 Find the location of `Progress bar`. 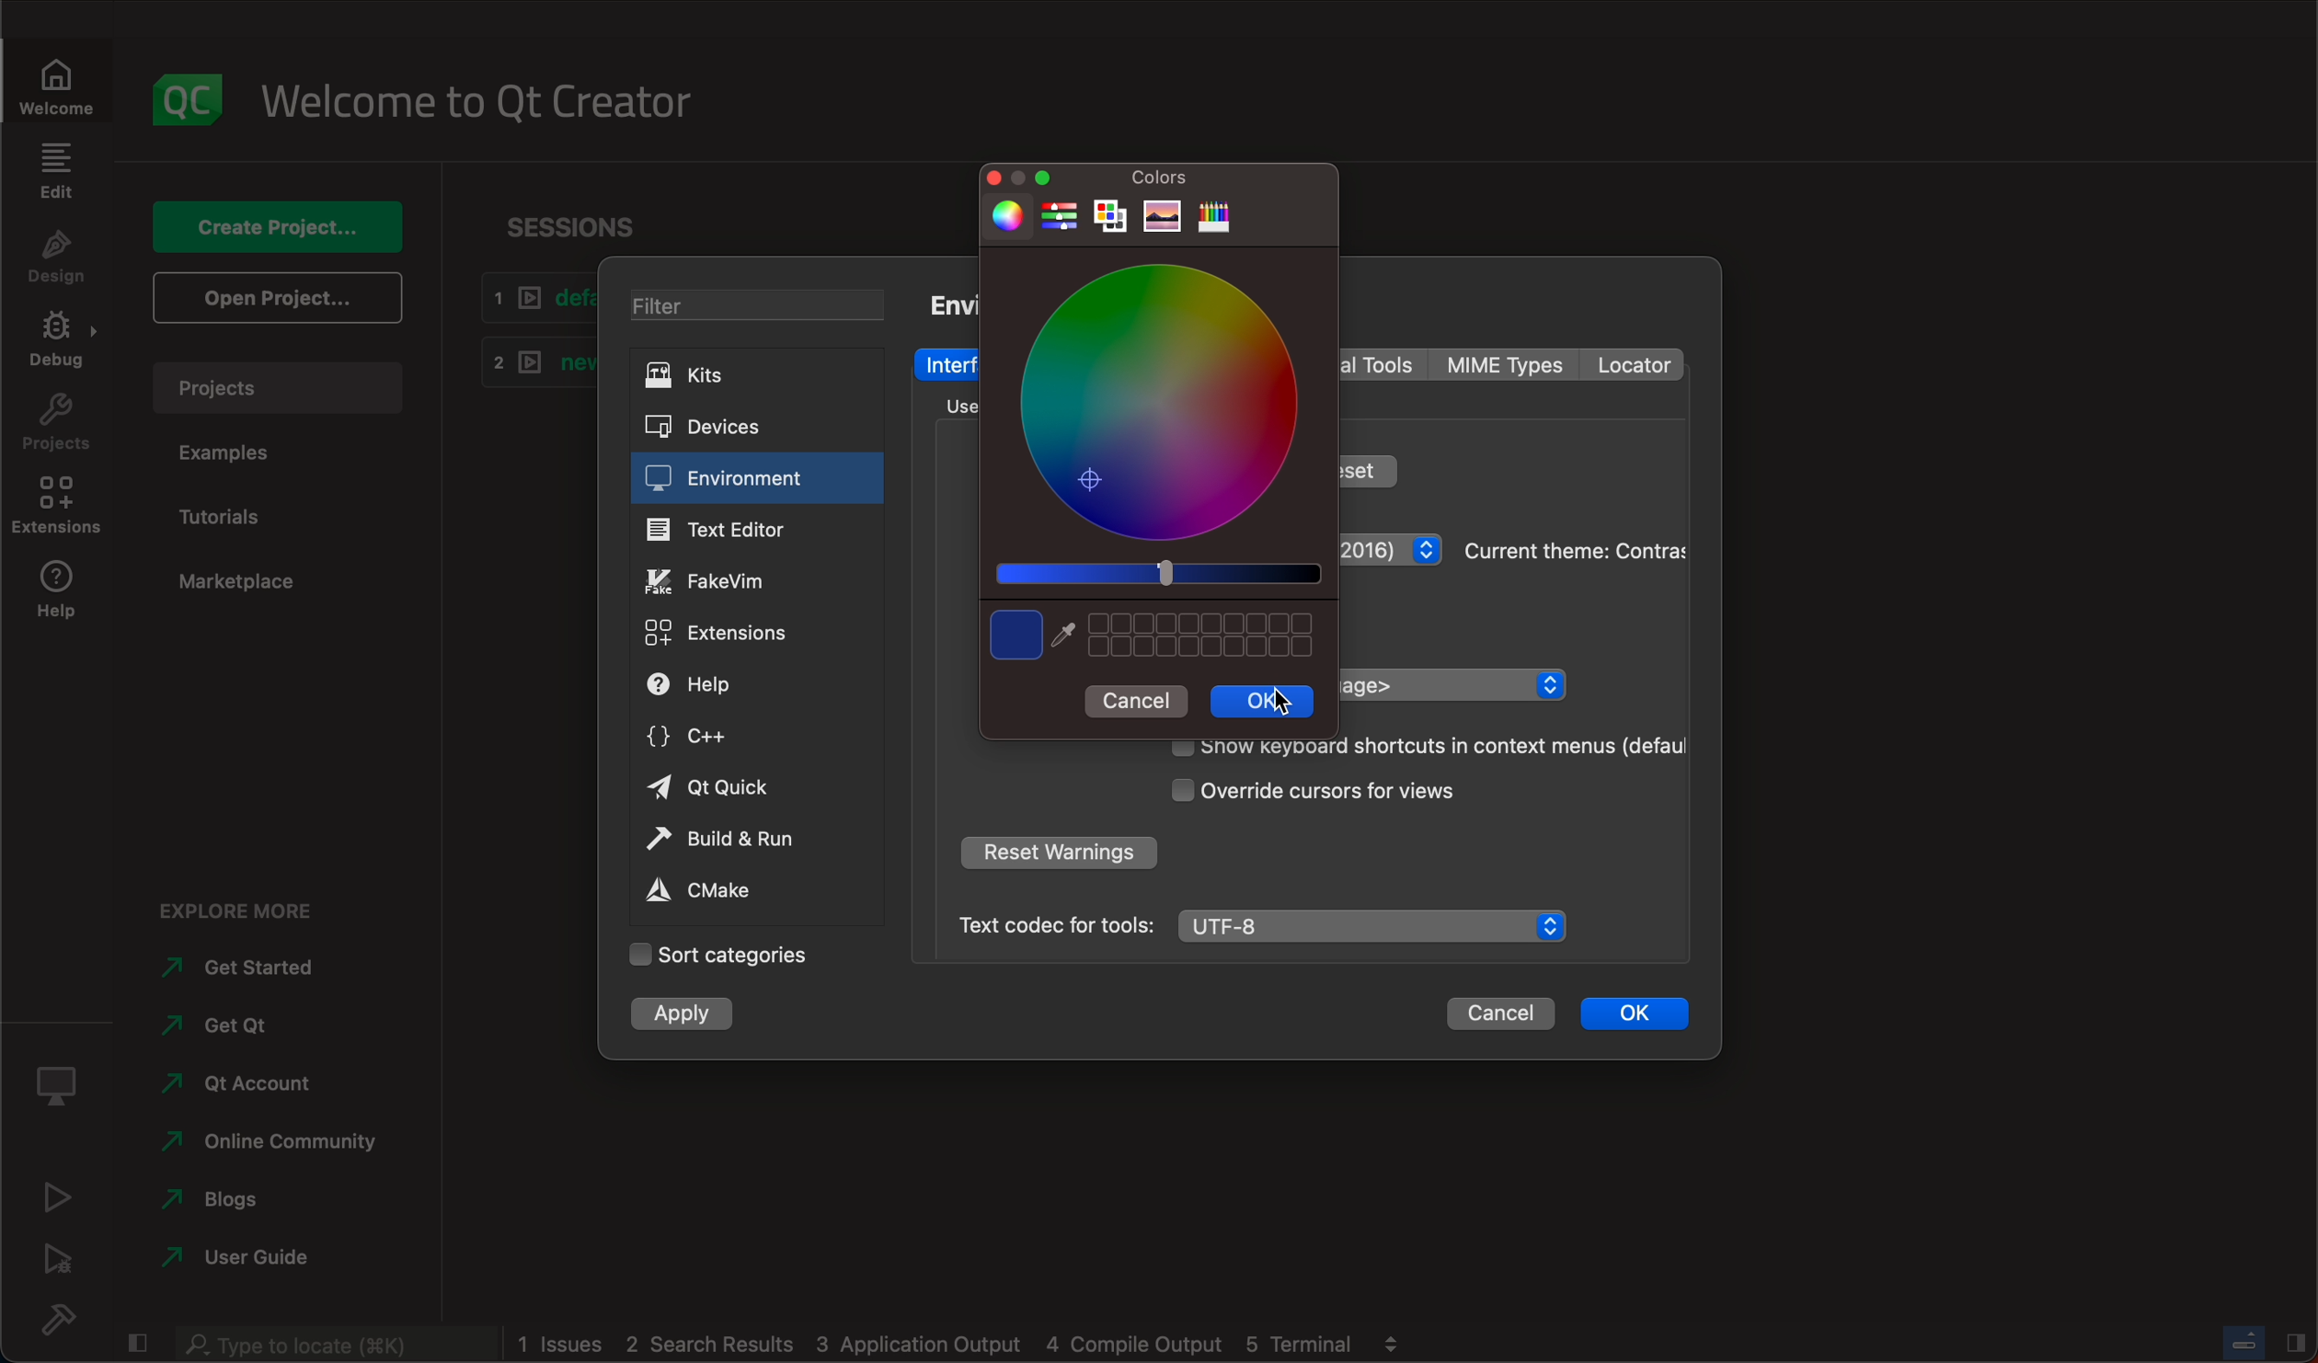

Progress bar is located at coordinates (2244, 1342).